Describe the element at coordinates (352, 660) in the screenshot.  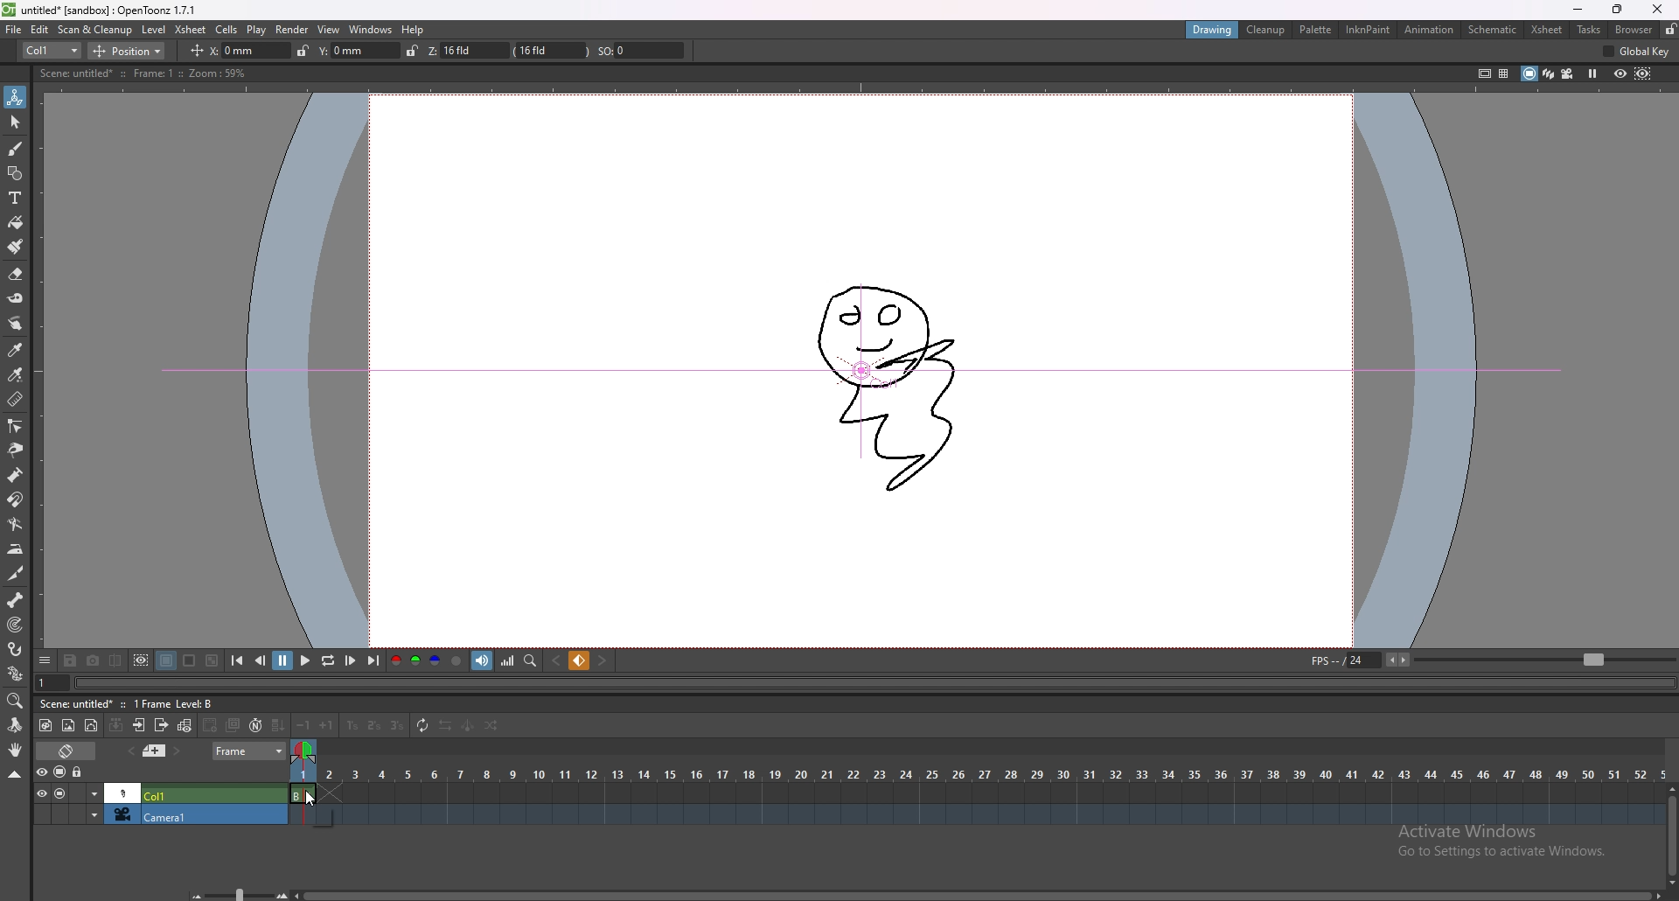
I see `next frame` at that location.